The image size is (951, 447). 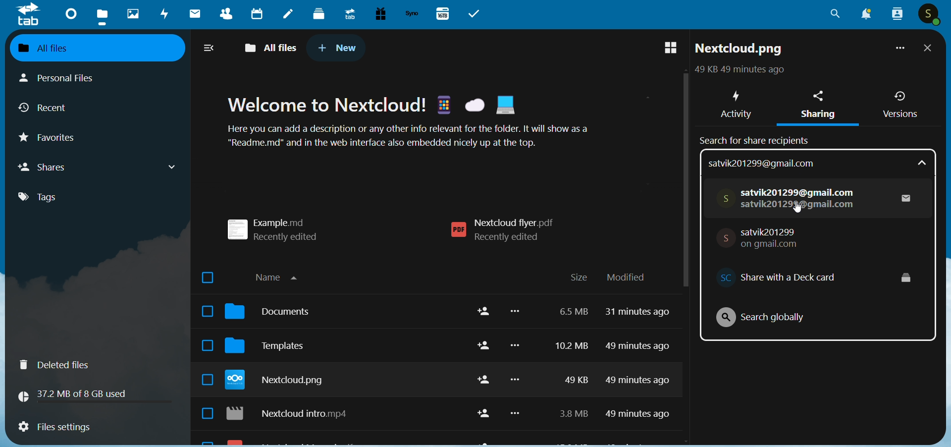 I want to click on email option 1, so click(x=818, y=196).